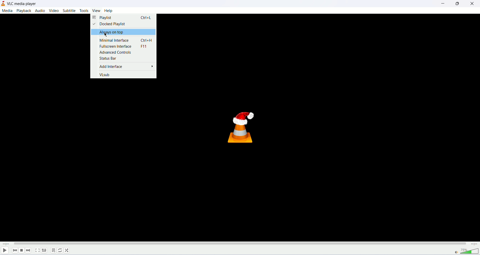 Image resolution: width=480 pixels, height=255 pixels. I want to click on video, so click(54, 10).